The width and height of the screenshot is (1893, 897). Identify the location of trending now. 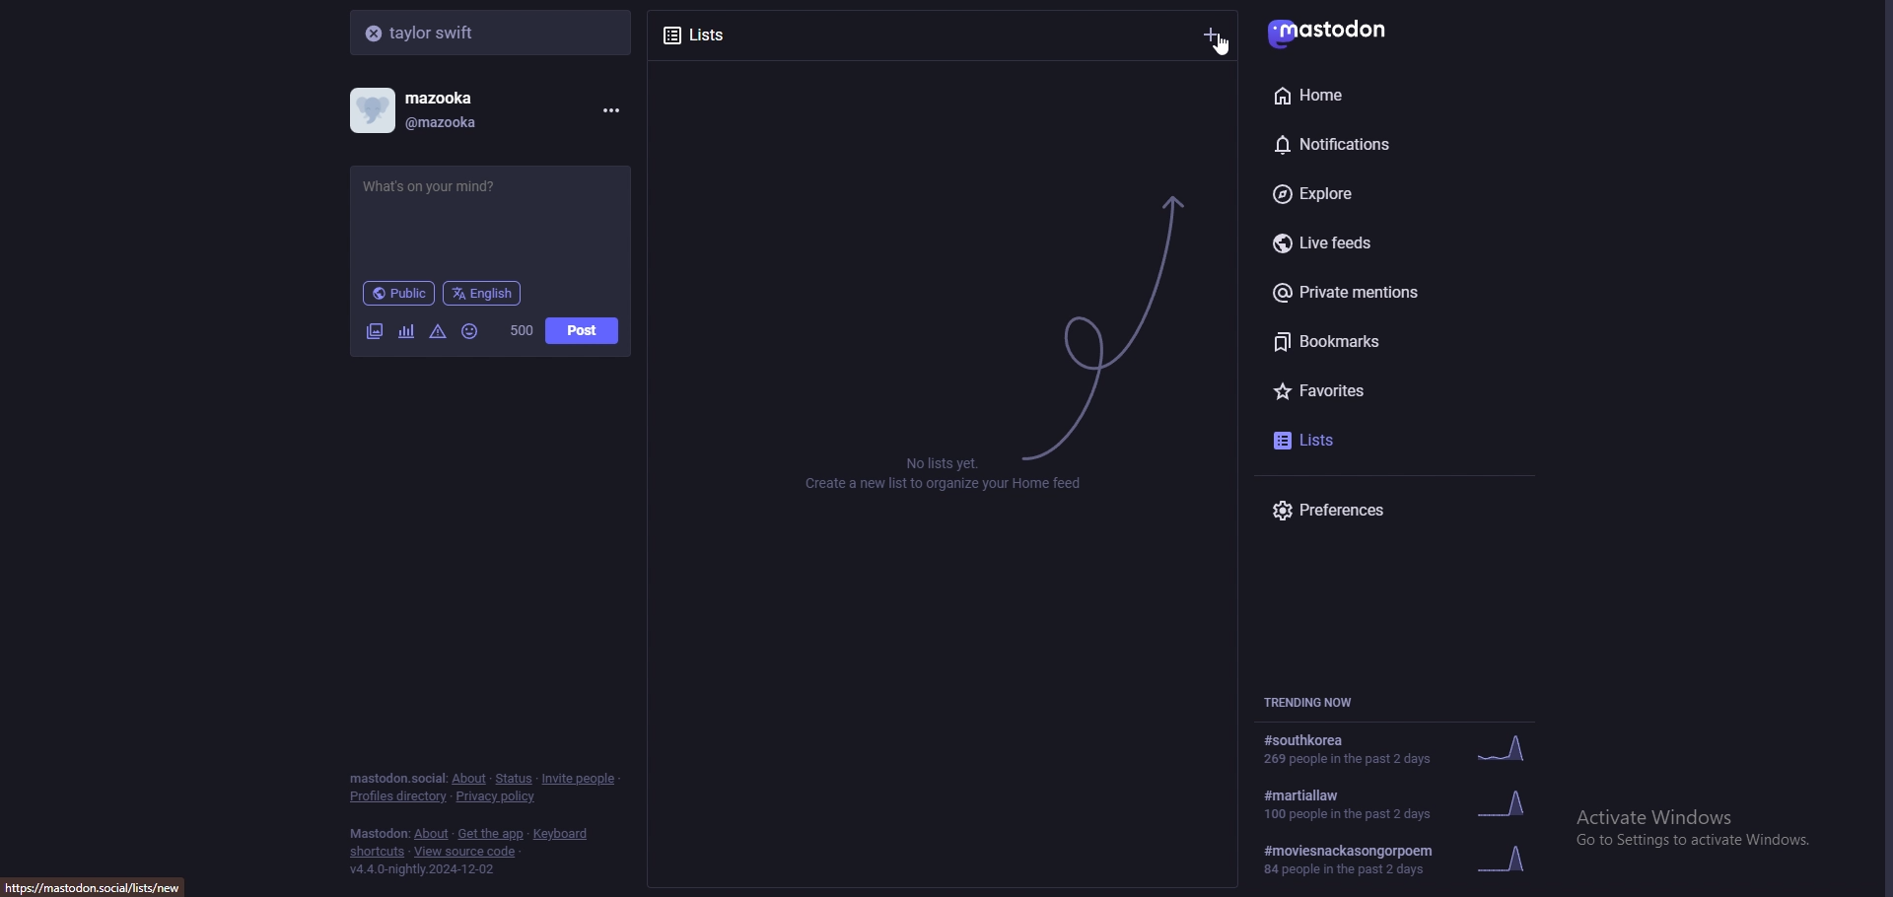
(1319, 702).